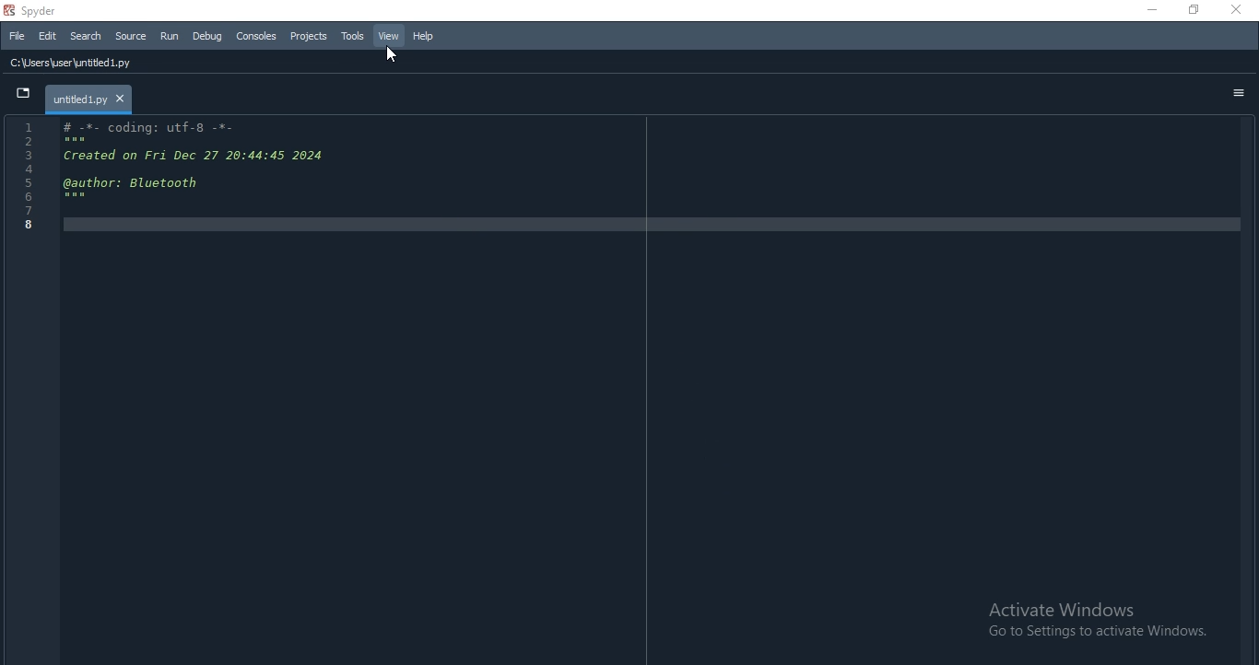 This screenshot has height=665, width=1259. Describe the element at coordinates (18, 34) in the screenshot. I see `file` at that location.